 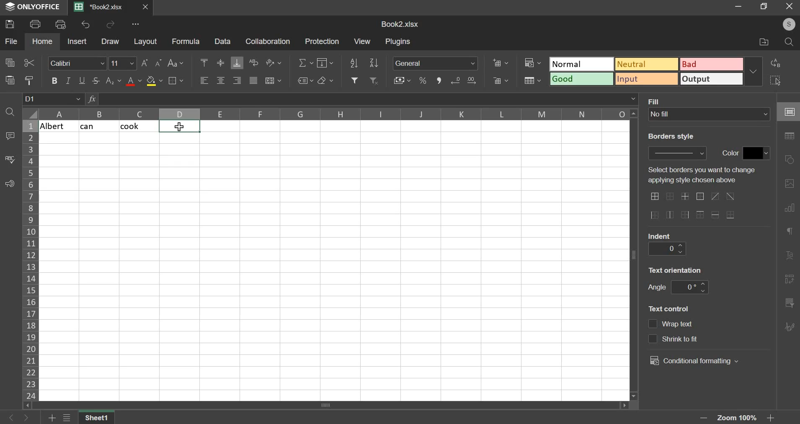 I want to click on picture or video, so click(x=789, y=184).